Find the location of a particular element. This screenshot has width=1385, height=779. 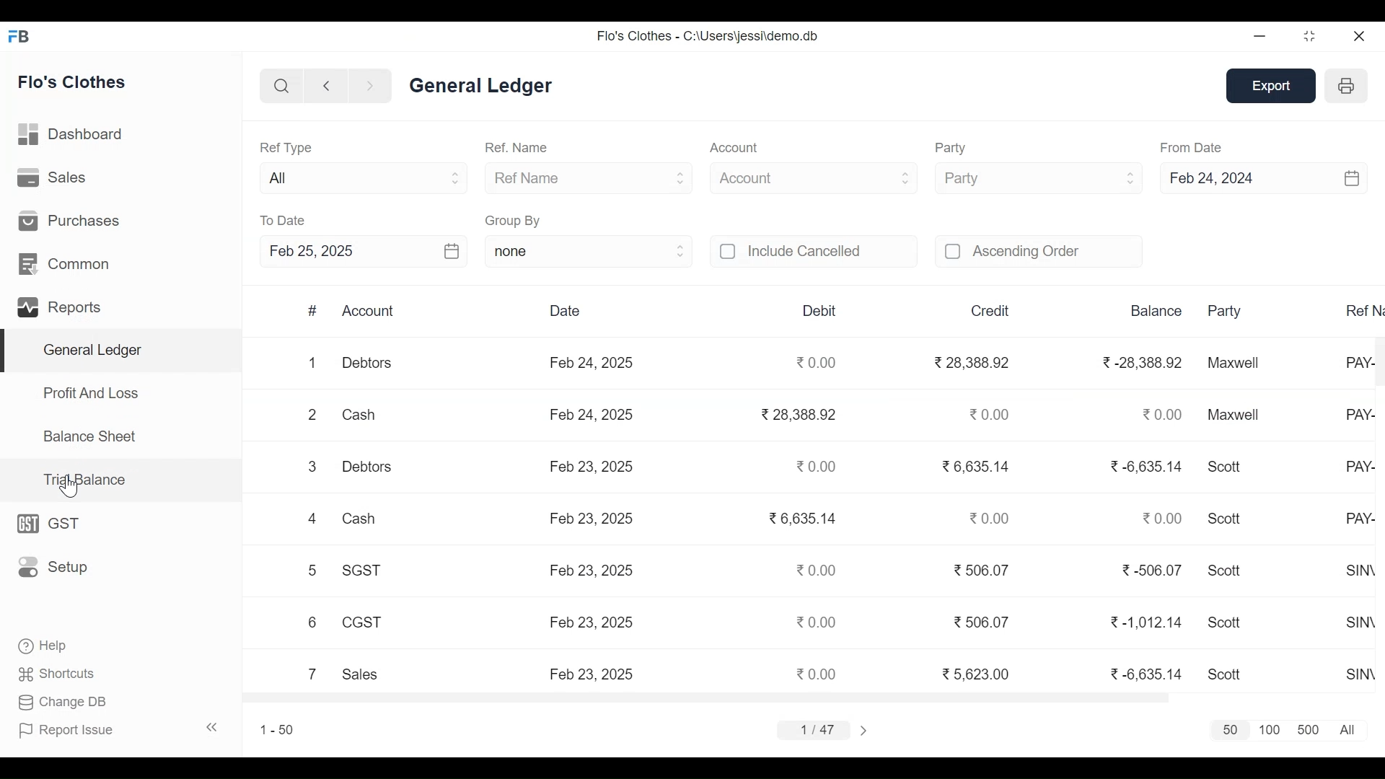

Scott is located at coordinates (1225, 569).